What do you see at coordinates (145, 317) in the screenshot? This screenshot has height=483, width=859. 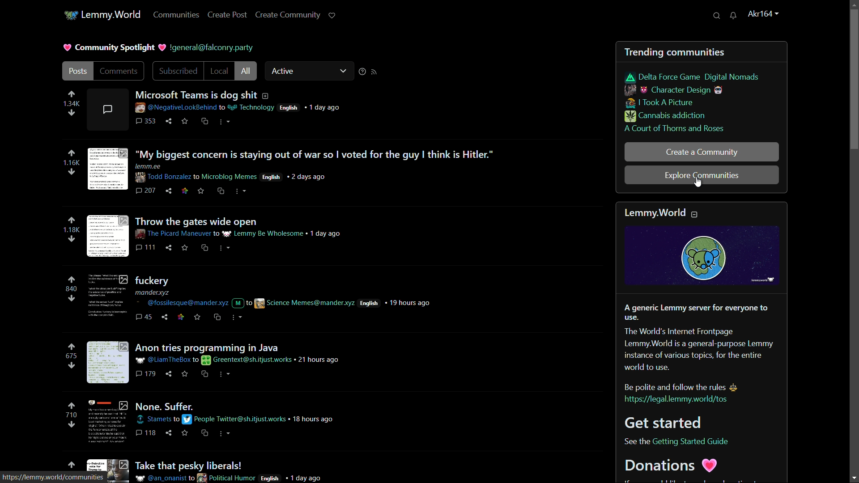 I see `comments` at bounding box center [145, 317].